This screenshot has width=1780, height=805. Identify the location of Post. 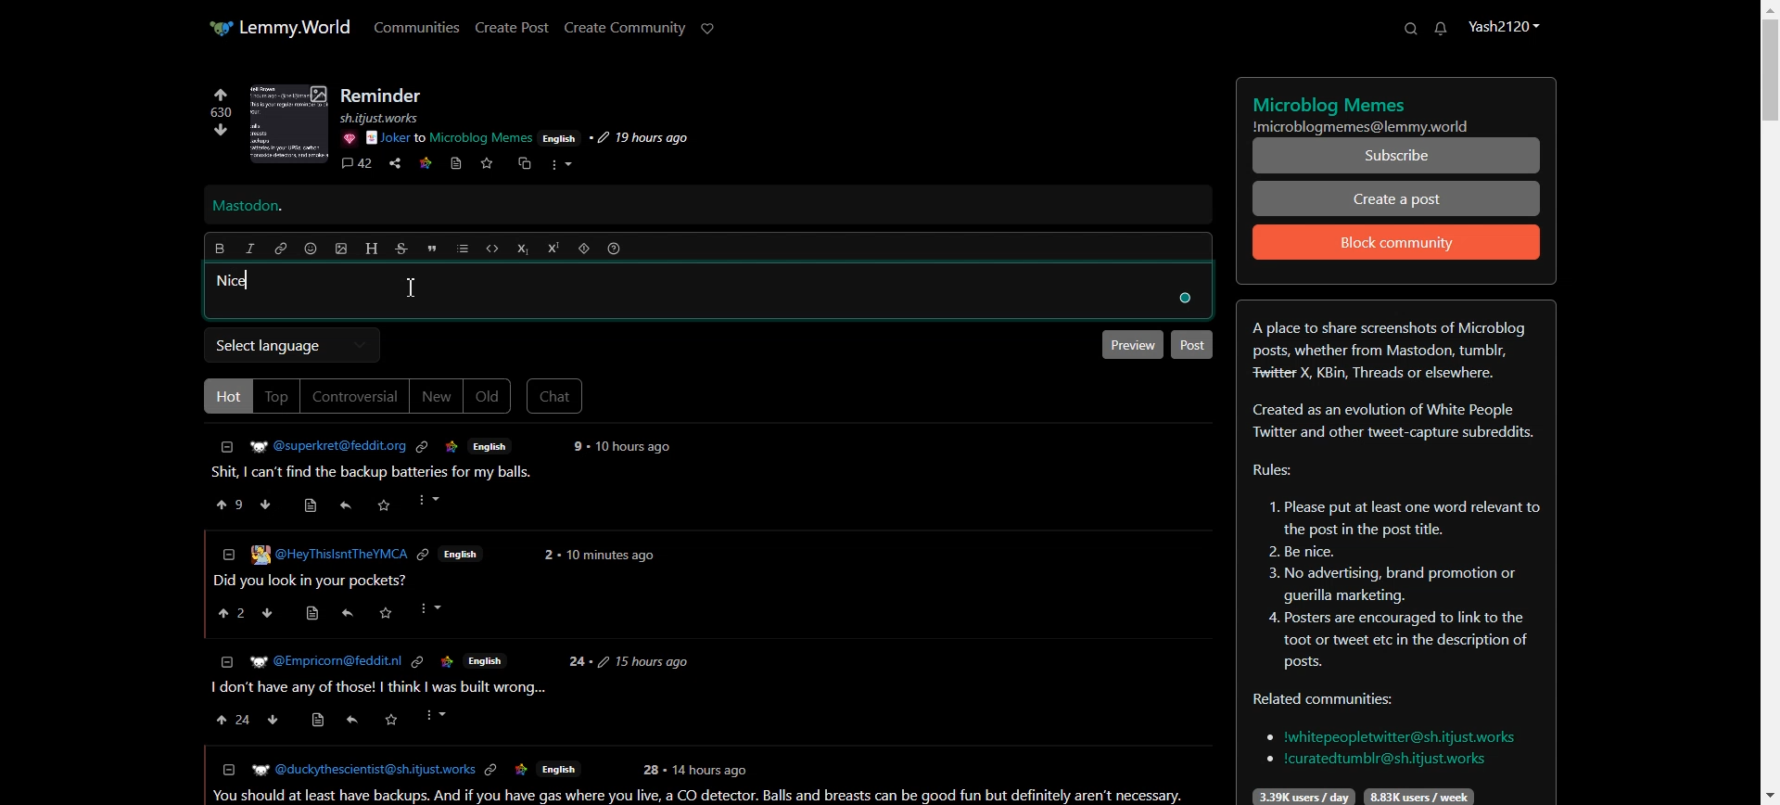
(380, 473).